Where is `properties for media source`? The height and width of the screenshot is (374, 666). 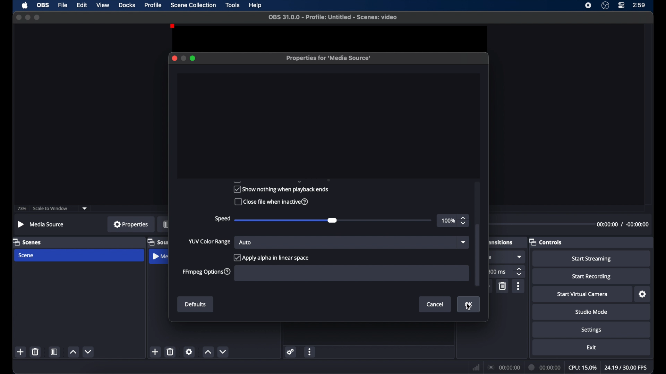 properties for media source is located at coordinates (328, 58).